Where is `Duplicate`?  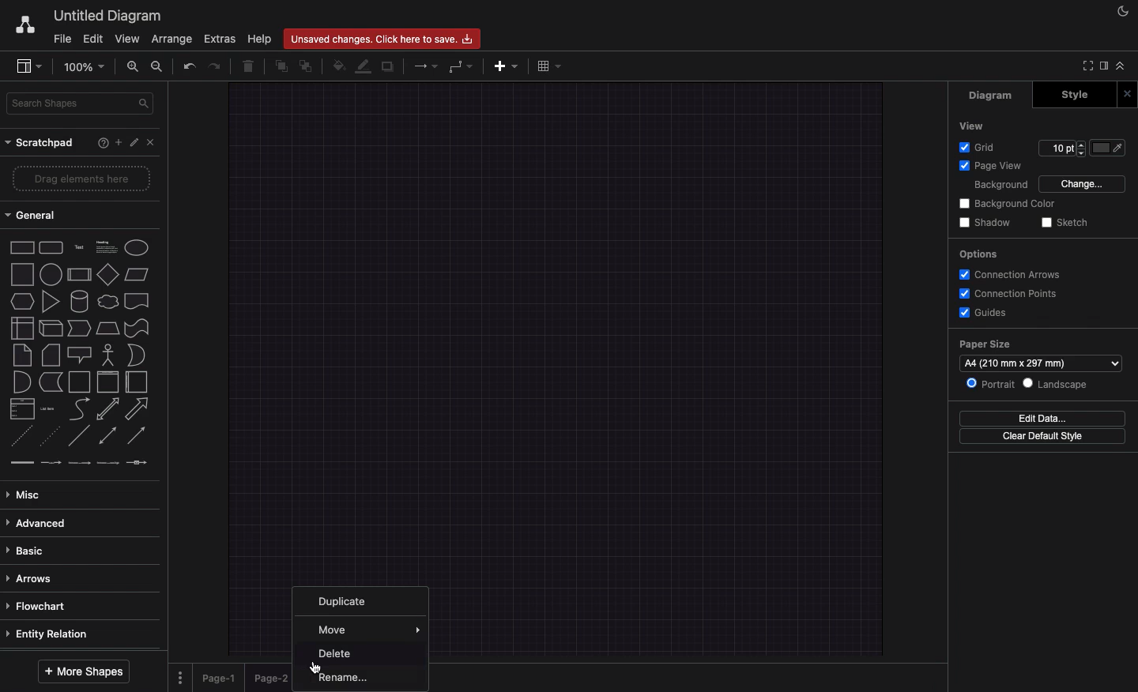 Duplicate is located at coordinates (347, 599).